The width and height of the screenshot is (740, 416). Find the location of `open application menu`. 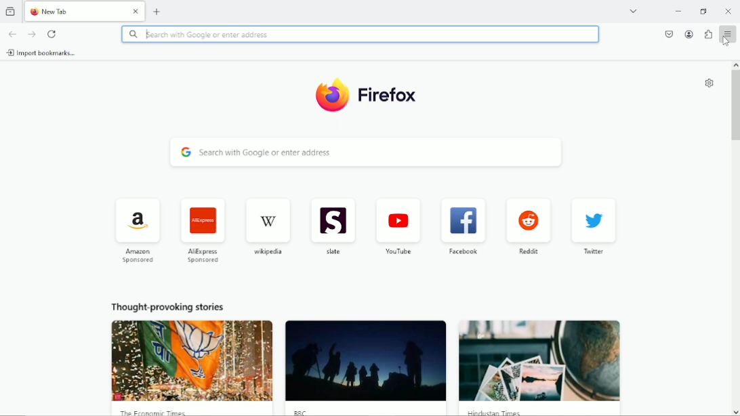

open application menu is located at coordinates (728, 34).